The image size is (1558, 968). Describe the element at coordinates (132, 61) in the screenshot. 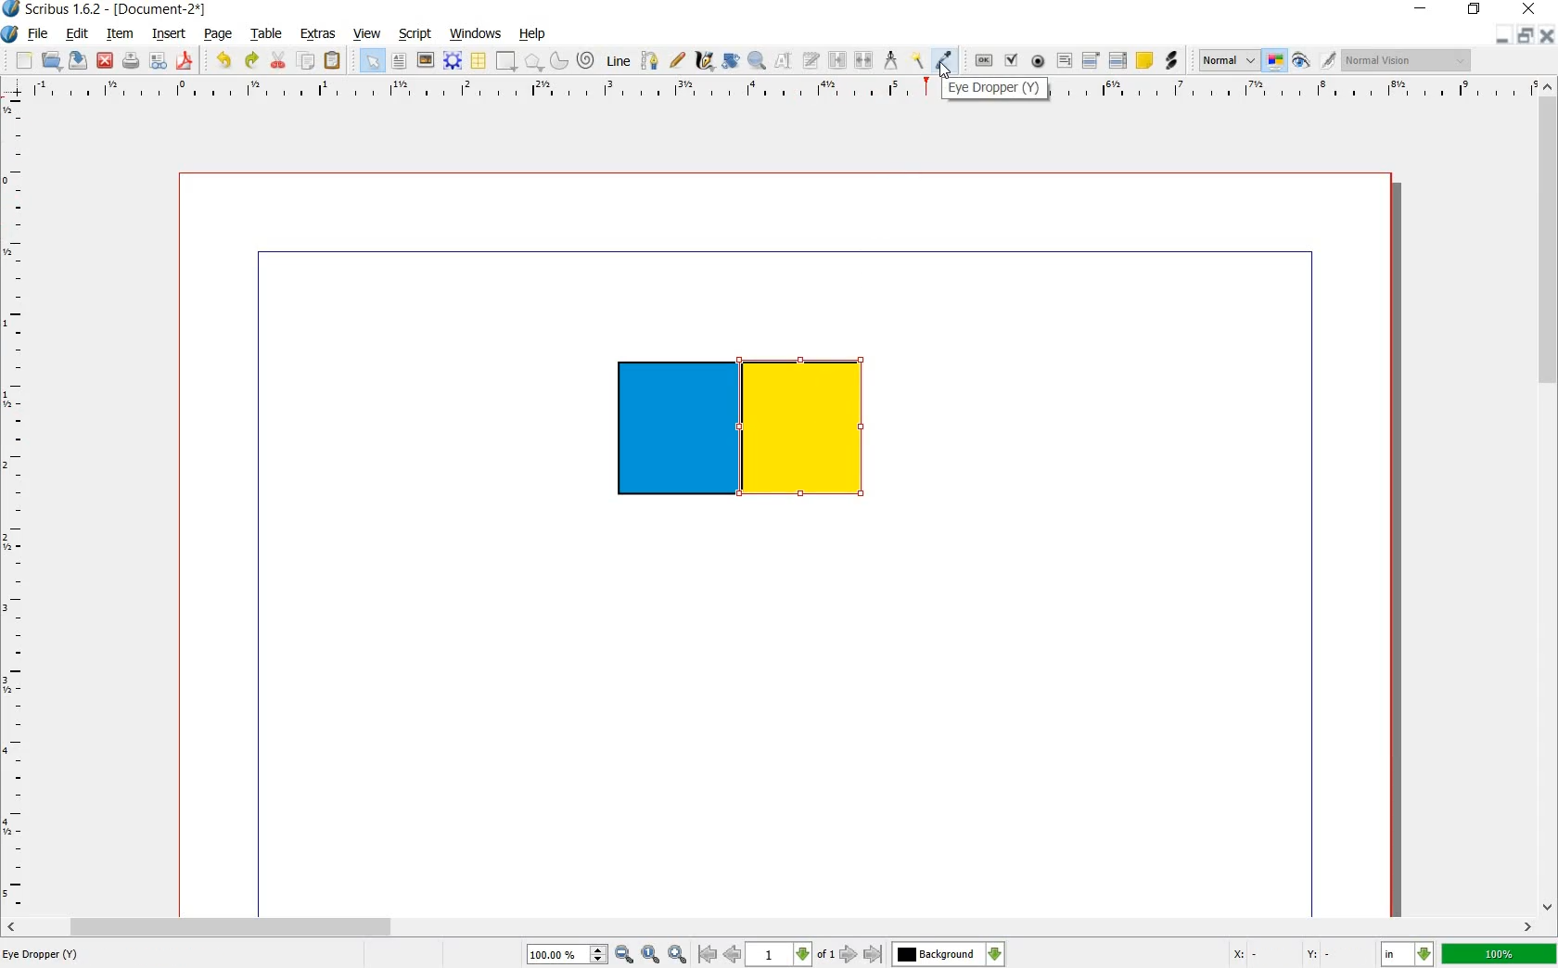

I see `print` at that location.